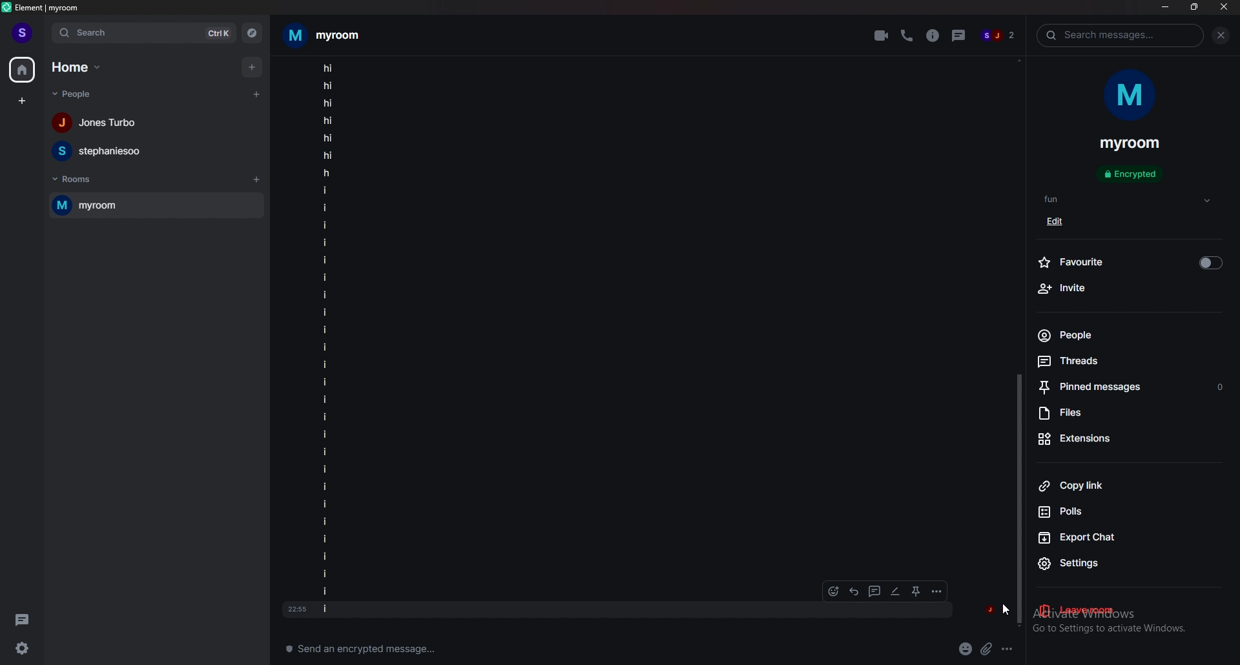 This screenshot has height=665, width=1240. Describe the element at coordinates (408, 651) in the screenshot. I see `send an encrypted message...` at that location.